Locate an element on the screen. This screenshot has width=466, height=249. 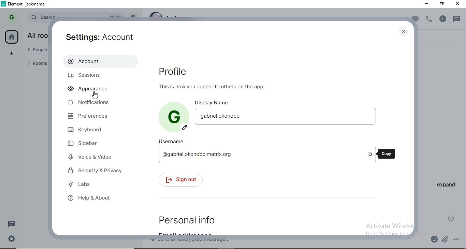
copy is located at coordinates (370, 155).